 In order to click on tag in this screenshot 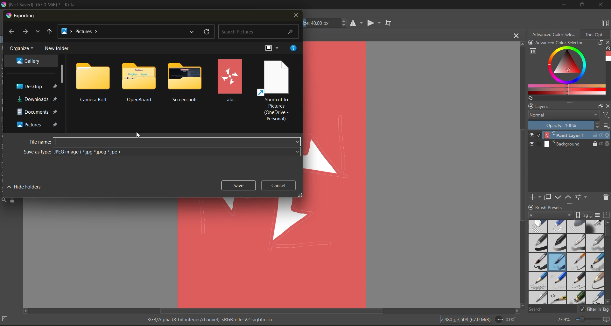, I will do `click(561, 215)`.